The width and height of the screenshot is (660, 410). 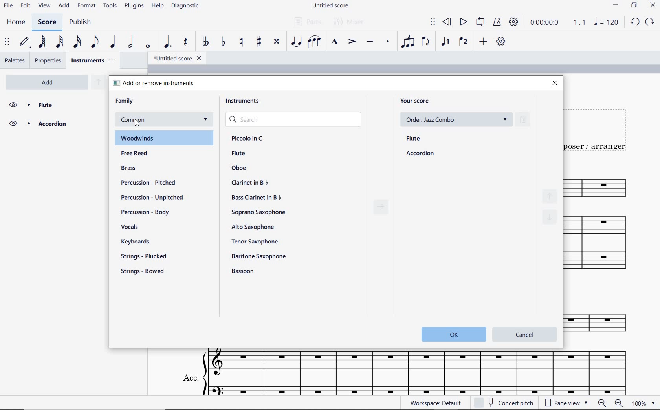 What do you see at coordinates (240, 42) in the screenshot?
I see `toggle natural` at bounding box center [240, 42].